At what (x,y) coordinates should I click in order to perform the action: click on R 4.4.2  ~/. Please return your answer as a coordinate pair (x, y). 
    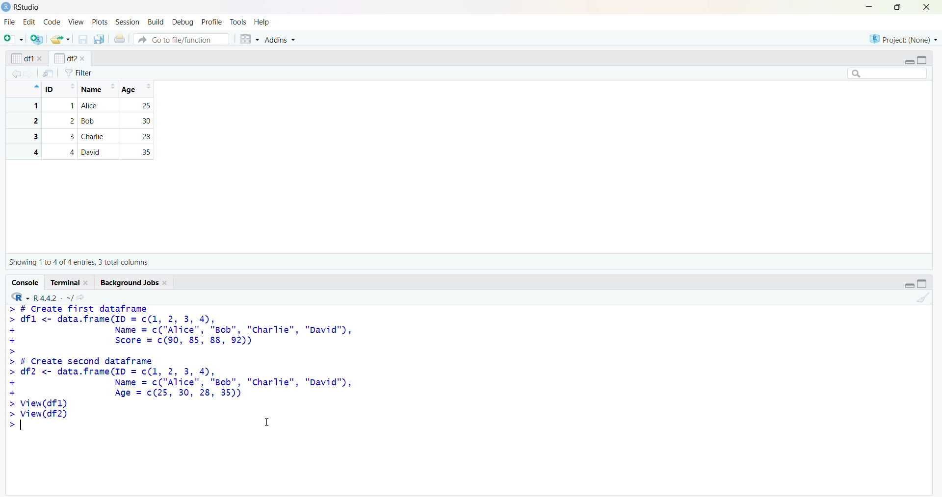
    Looking at the image, I should click on (53, 298).